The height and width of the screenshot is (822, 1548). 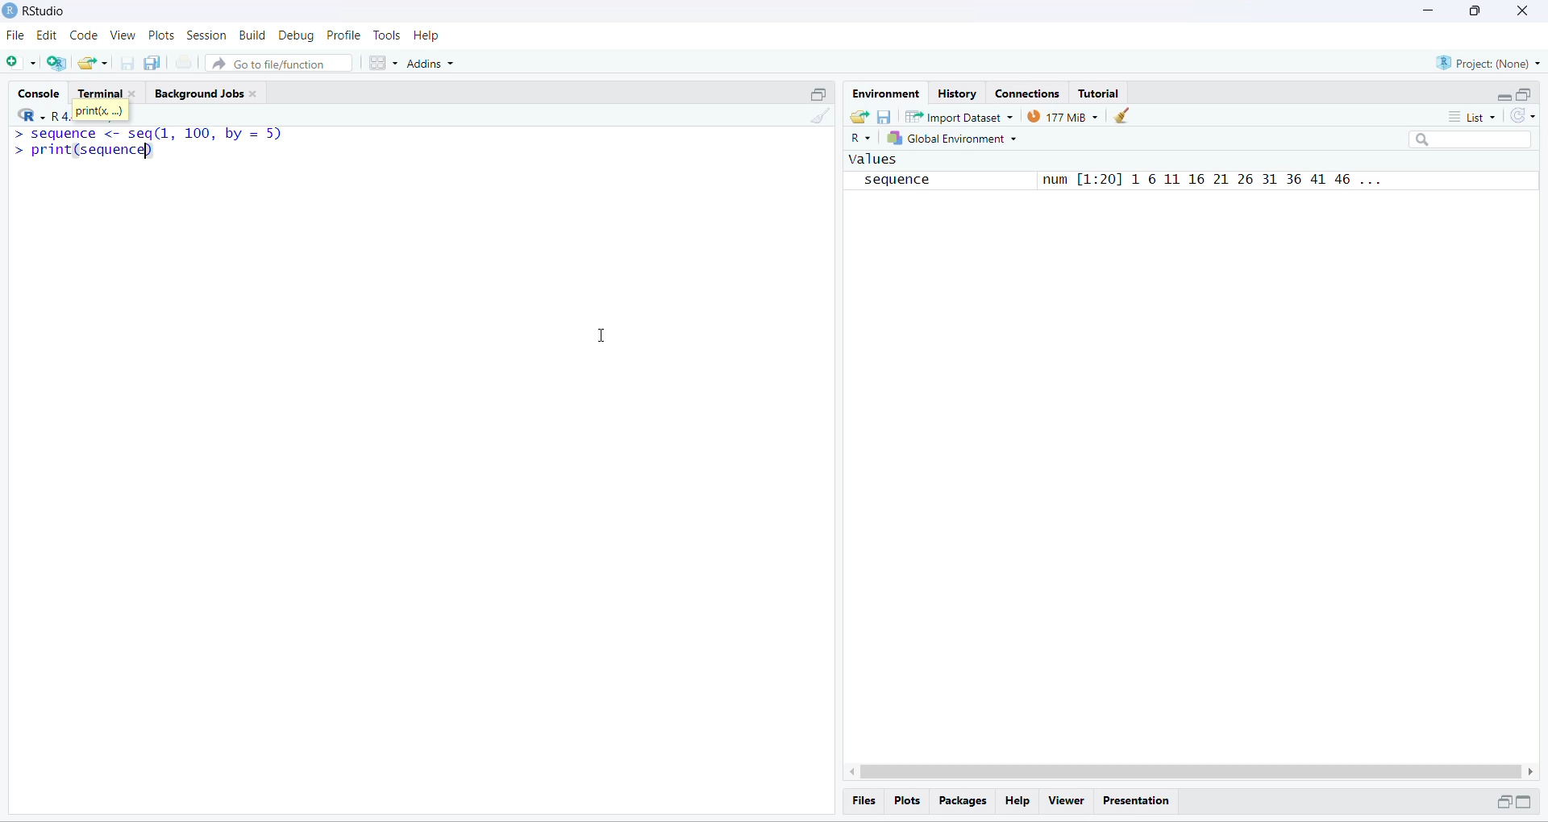 What do you see at coordinates (1208, 181) in the screenshot?
I see `num [1:20] 1 6 11 16 21 26 31 36 41 46 ...` at bounding box center [1208, 181].